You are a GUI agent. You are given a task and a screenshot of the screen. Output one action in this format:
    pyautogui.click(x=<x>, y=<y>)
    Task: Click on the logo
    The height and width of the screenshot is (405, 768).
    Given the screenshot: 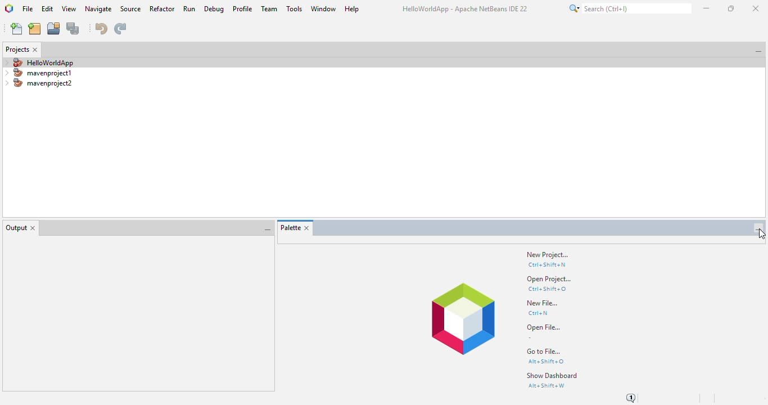 What is the action you would take?
    pyautogui.click(x=9, y=8)
    